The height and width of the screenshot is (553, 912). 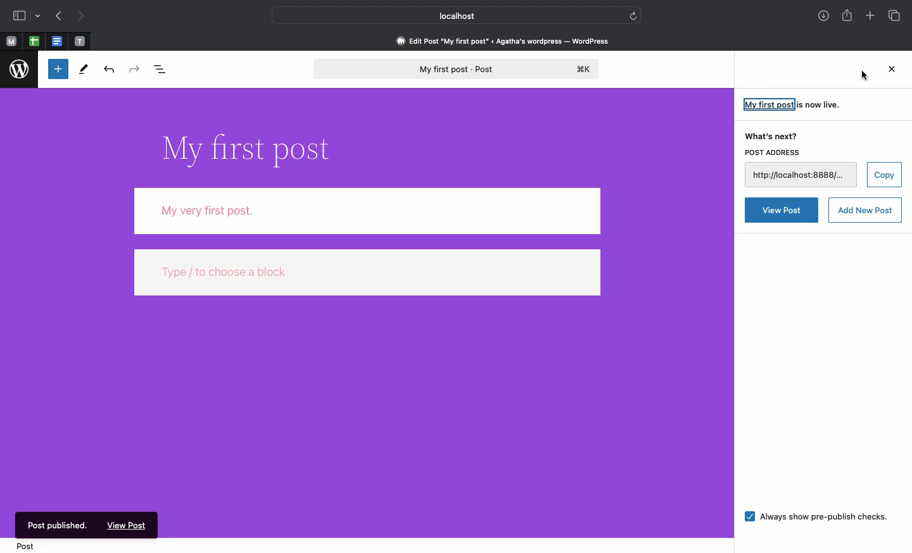 I want to click on Edit post 'my first post' < agatha's wordpress - wordpress, so click(x=503, y=40).